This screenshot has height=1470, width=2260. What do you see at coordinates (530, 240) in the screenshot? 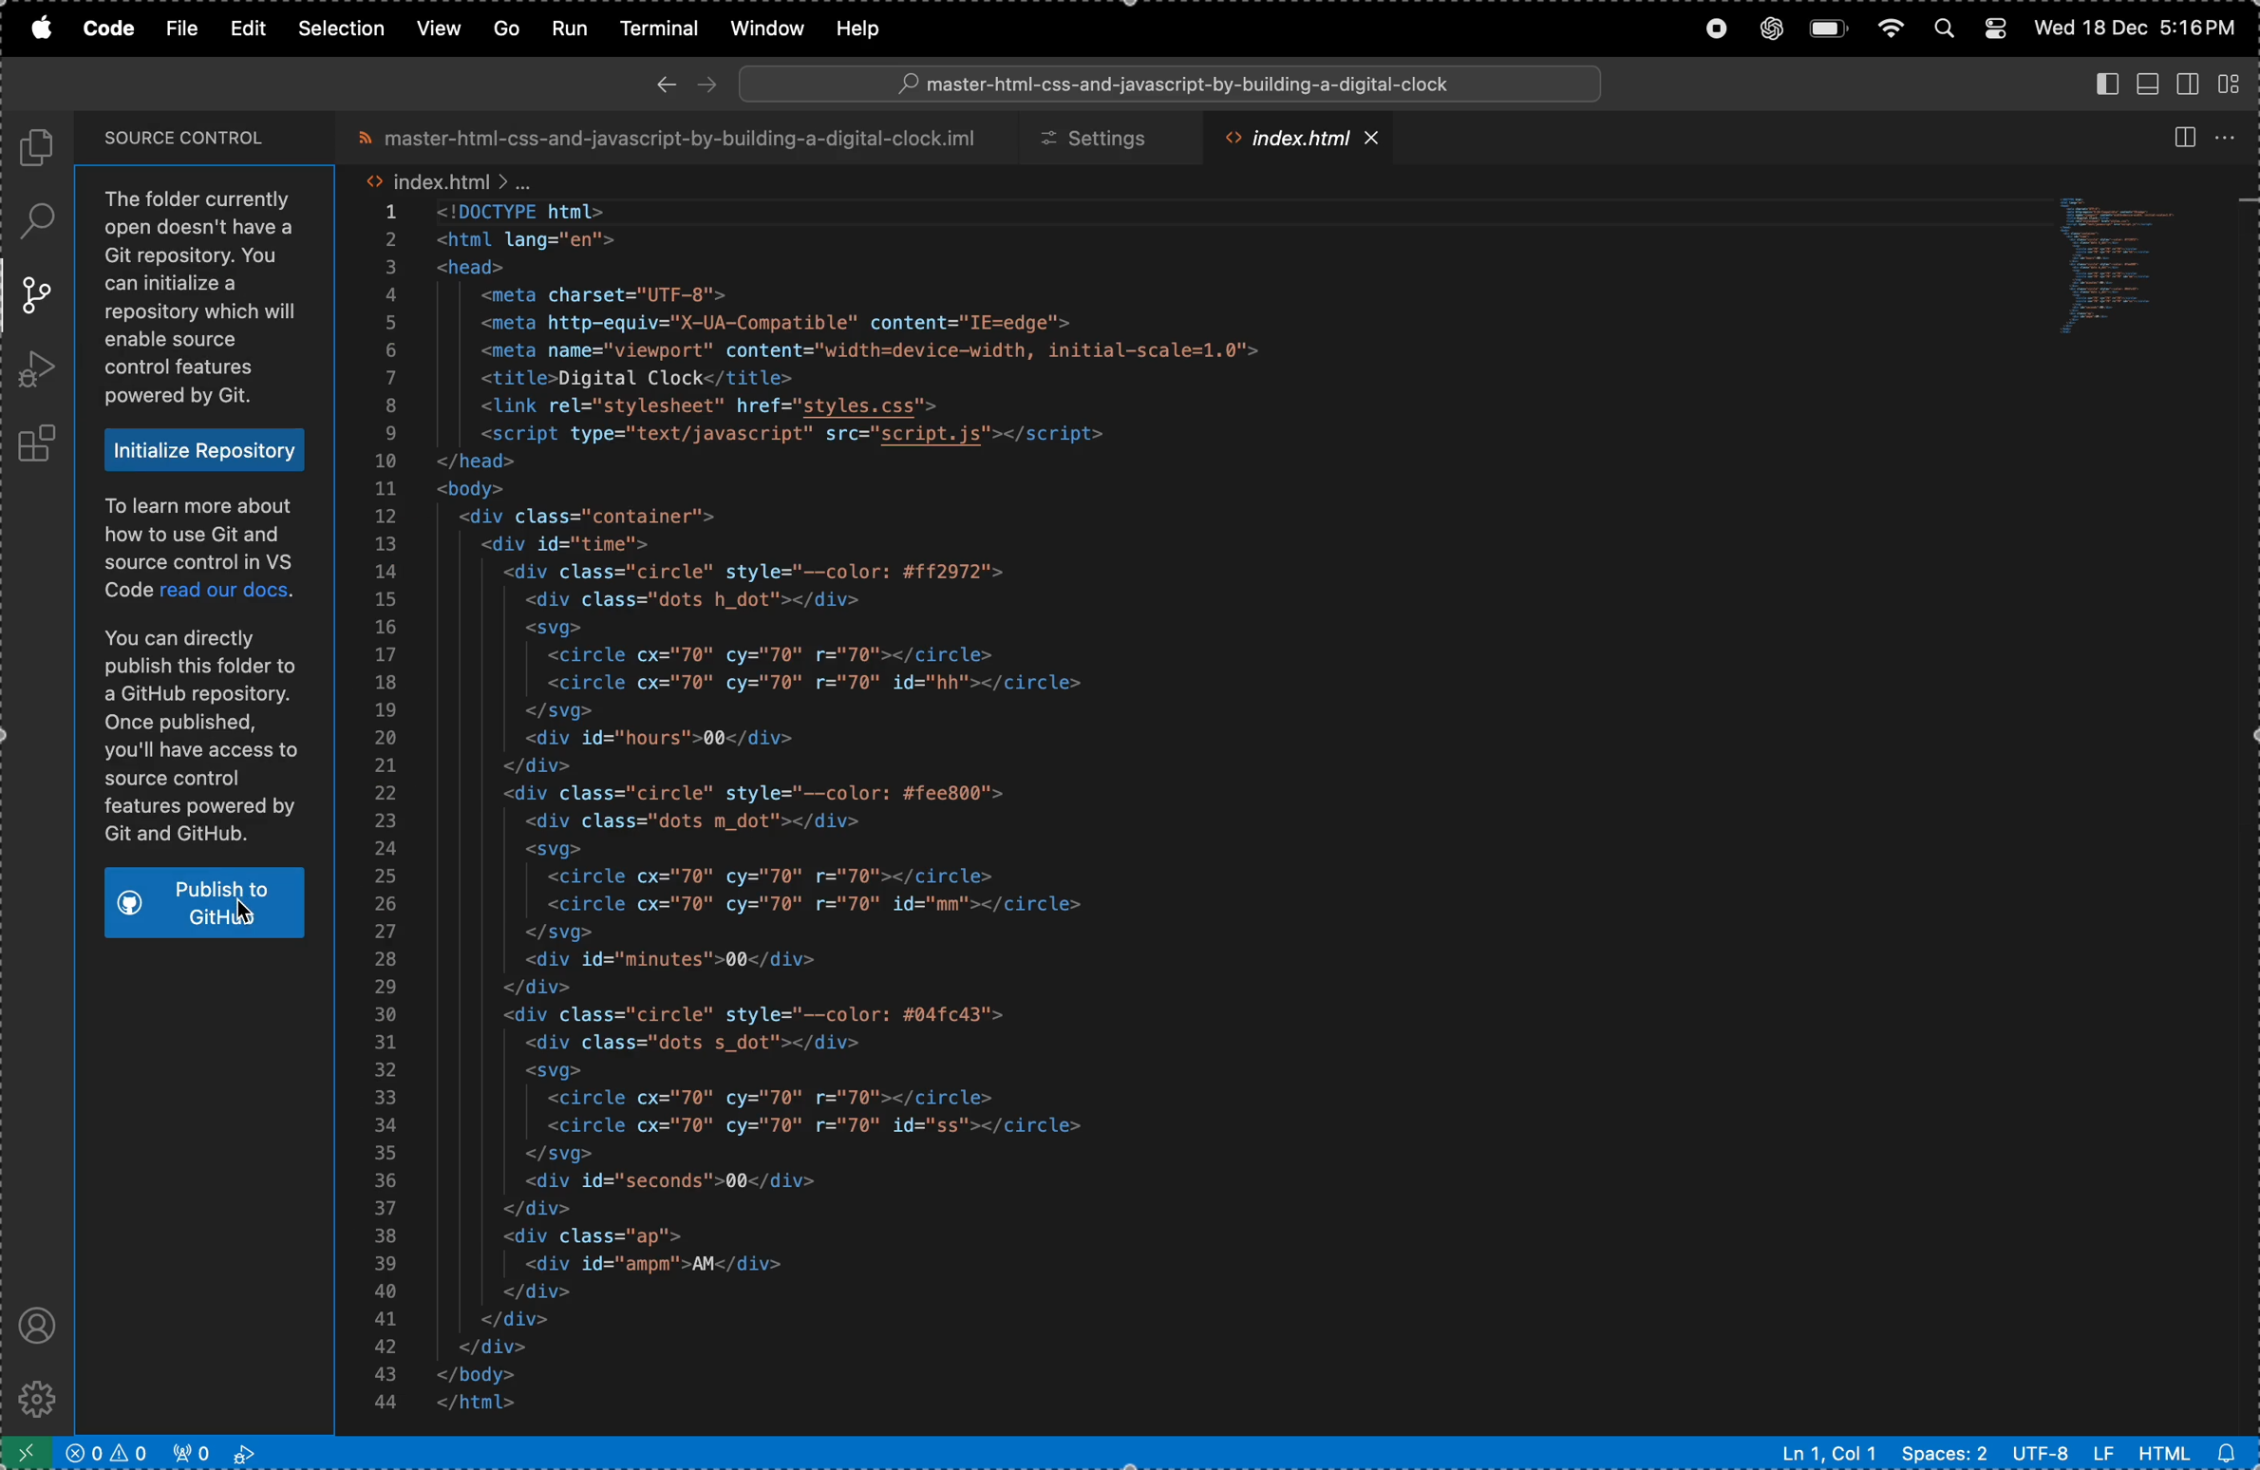
I see `<html lang="en">` at bounding box center [530, 240].